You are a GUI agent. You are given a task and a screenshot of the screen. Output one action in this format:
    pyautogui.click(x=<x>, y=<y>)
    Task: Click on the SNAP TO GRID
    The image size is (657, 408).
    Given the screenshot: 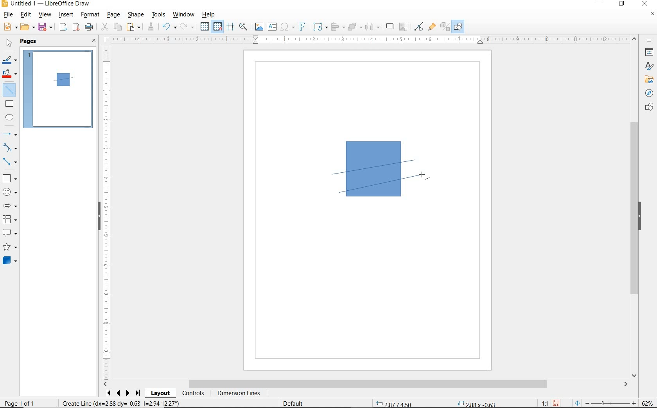 What is the action you would take?
    pyautogui.click(x=218, y=27)
    